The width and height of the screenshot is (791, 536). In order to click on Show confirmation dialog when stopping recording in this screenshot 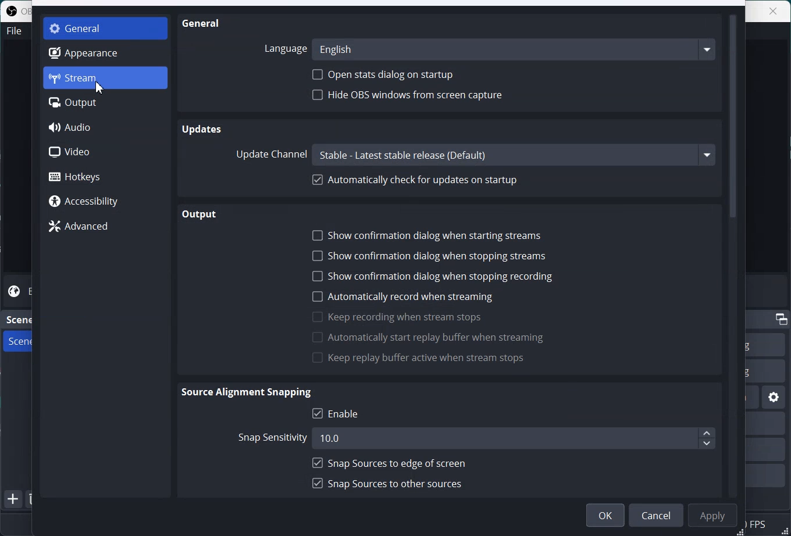, I will do `click(431, 276)`.